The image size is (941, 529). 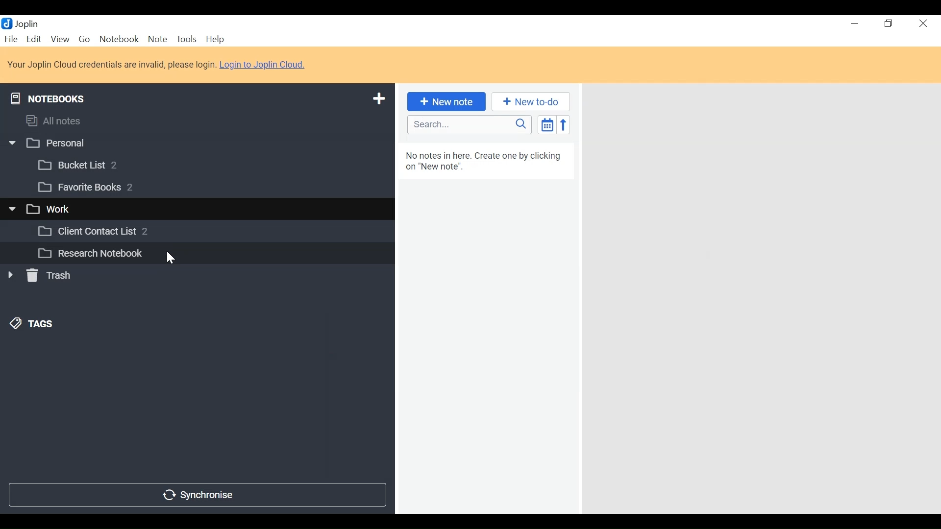 I want to click on Minimize, so click(x=854, y=24).